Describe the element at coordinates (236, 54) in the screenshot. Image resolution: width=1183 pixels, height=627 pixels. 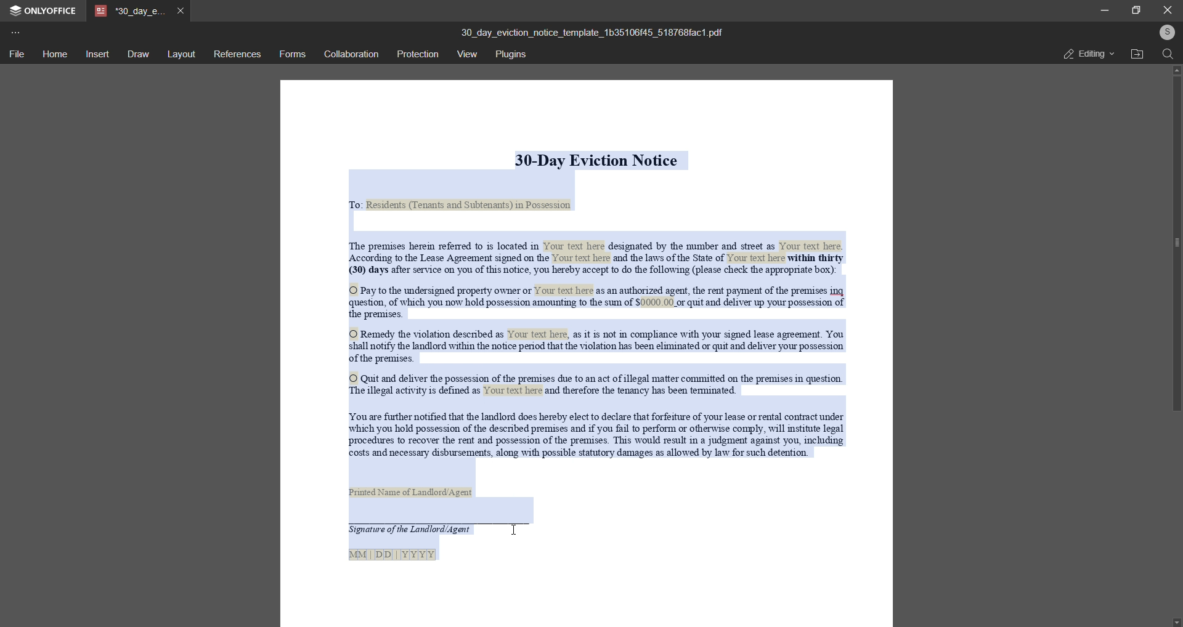
I see `references` at that location.